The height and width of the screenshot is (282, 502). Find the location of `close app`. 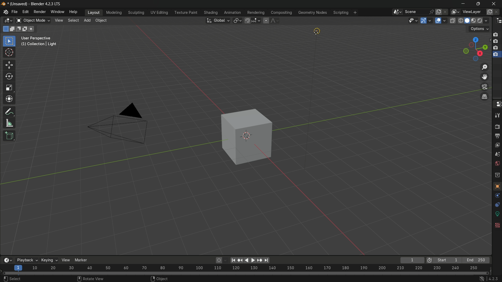

close app is located at coordinates (492, 5).